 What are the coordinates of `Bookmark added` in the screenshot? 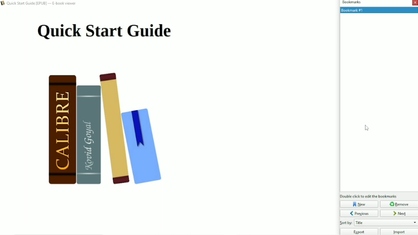 It's located at (378, 10).